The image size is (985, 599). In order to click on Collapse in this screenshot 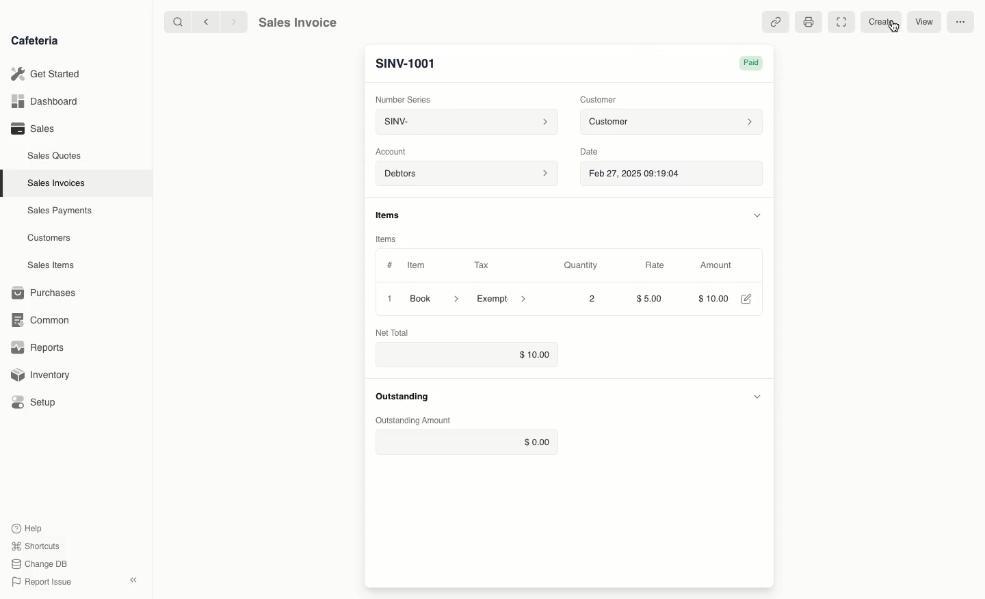, I will do `click(135, 580)`.